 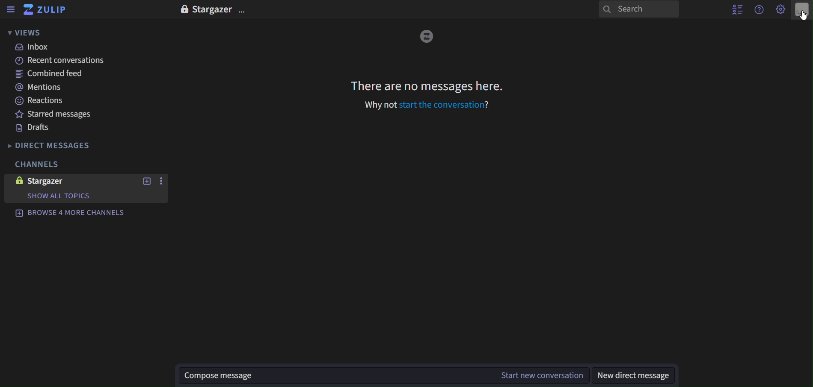 What do you see at coordinates (243, 12) in the screenshot?
I see `options` at bounding box center [243, 12].